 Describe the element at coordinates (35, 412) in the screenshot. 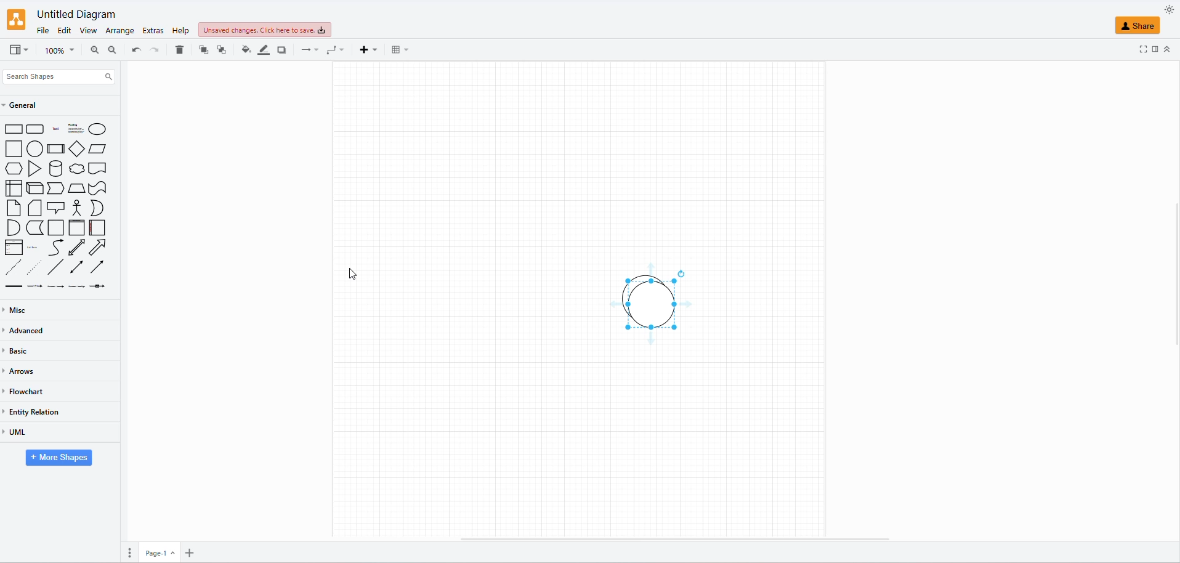

I see `ENTITY RELATION` at that location.